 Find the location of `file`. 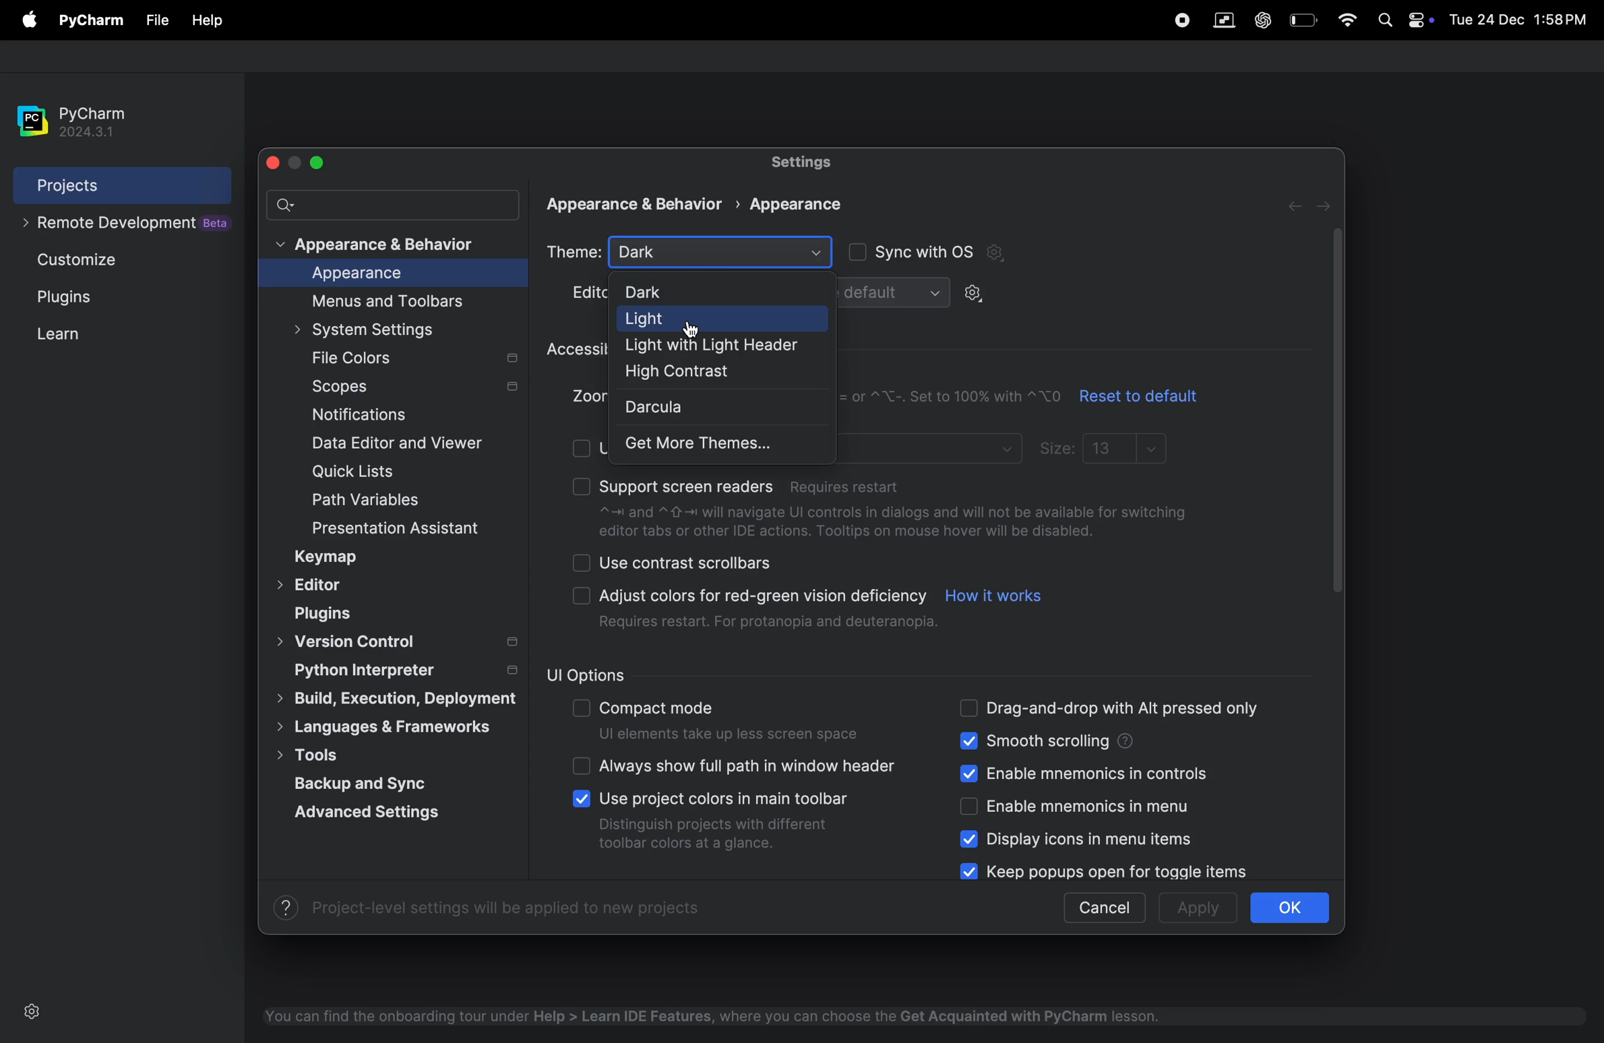

file is located at coordinates (158, 20).